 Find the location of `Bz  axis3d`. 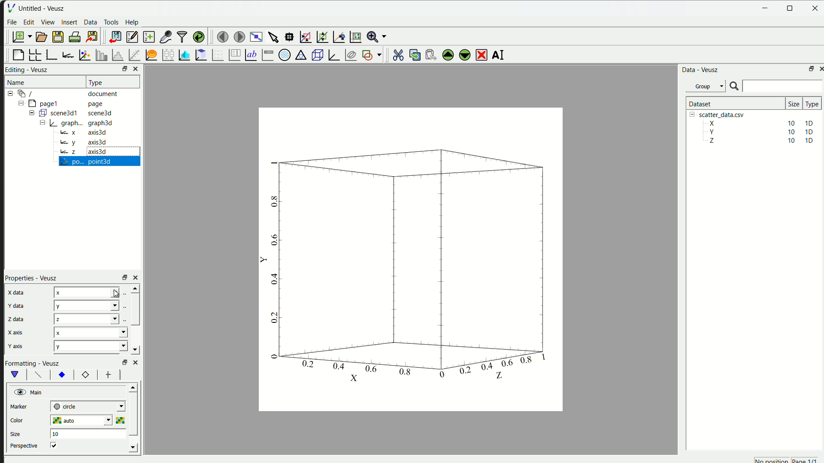

Bz  axis3d is located at coordinates (82, 152).